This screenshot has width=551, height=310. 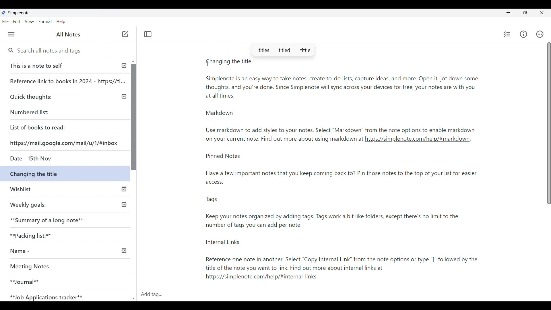 What do you see at coordinates (45, 22) in the screenshot?
I see `Format menu` at bounding box center [45, 22].